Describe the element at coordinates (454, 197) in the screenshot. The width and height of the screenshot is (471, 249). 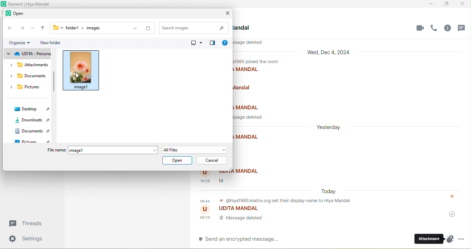
I see `h` at that location.